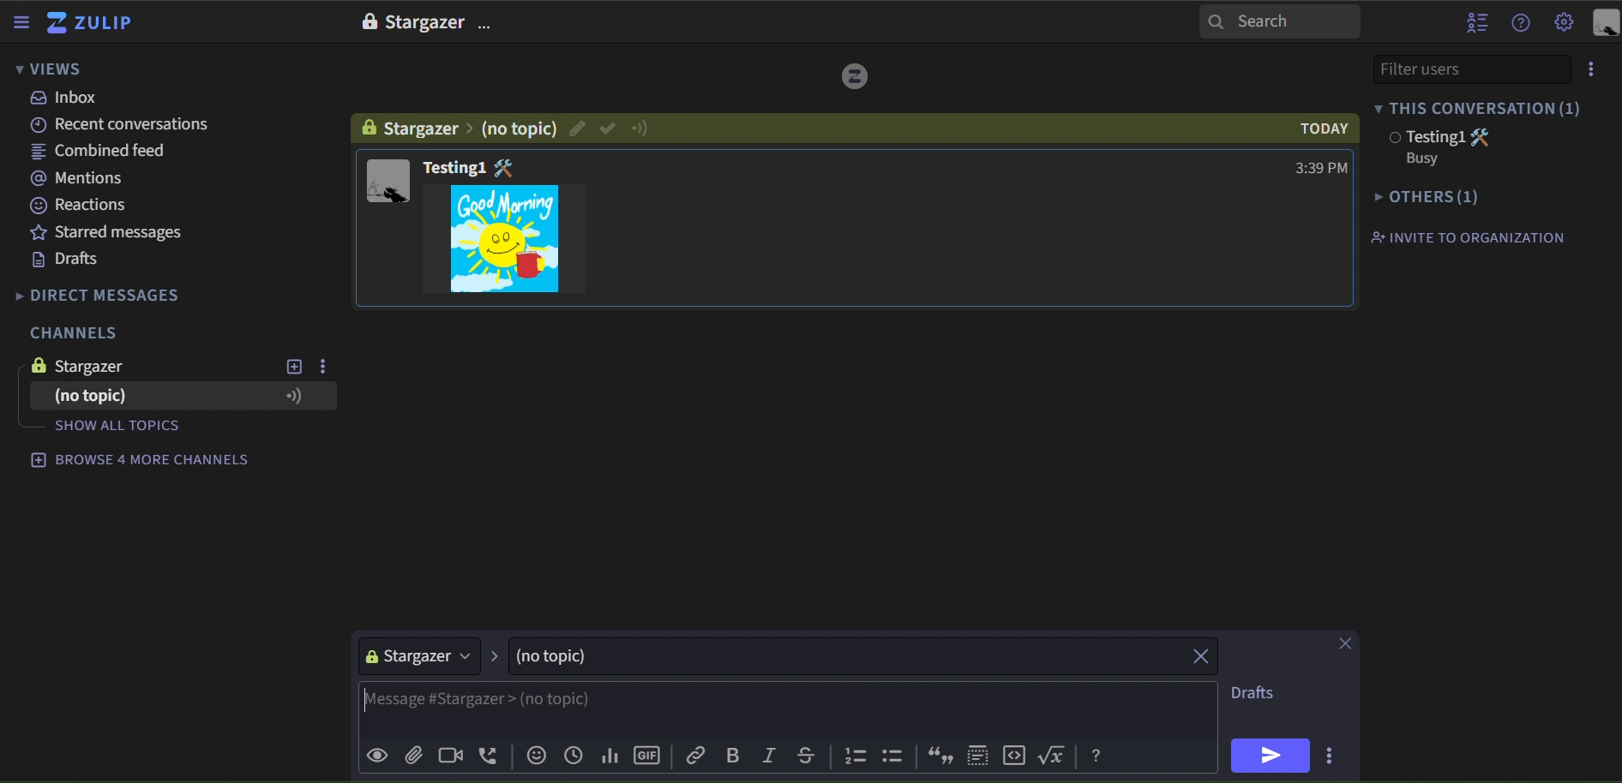  I want to click on >, so click(496, 654).